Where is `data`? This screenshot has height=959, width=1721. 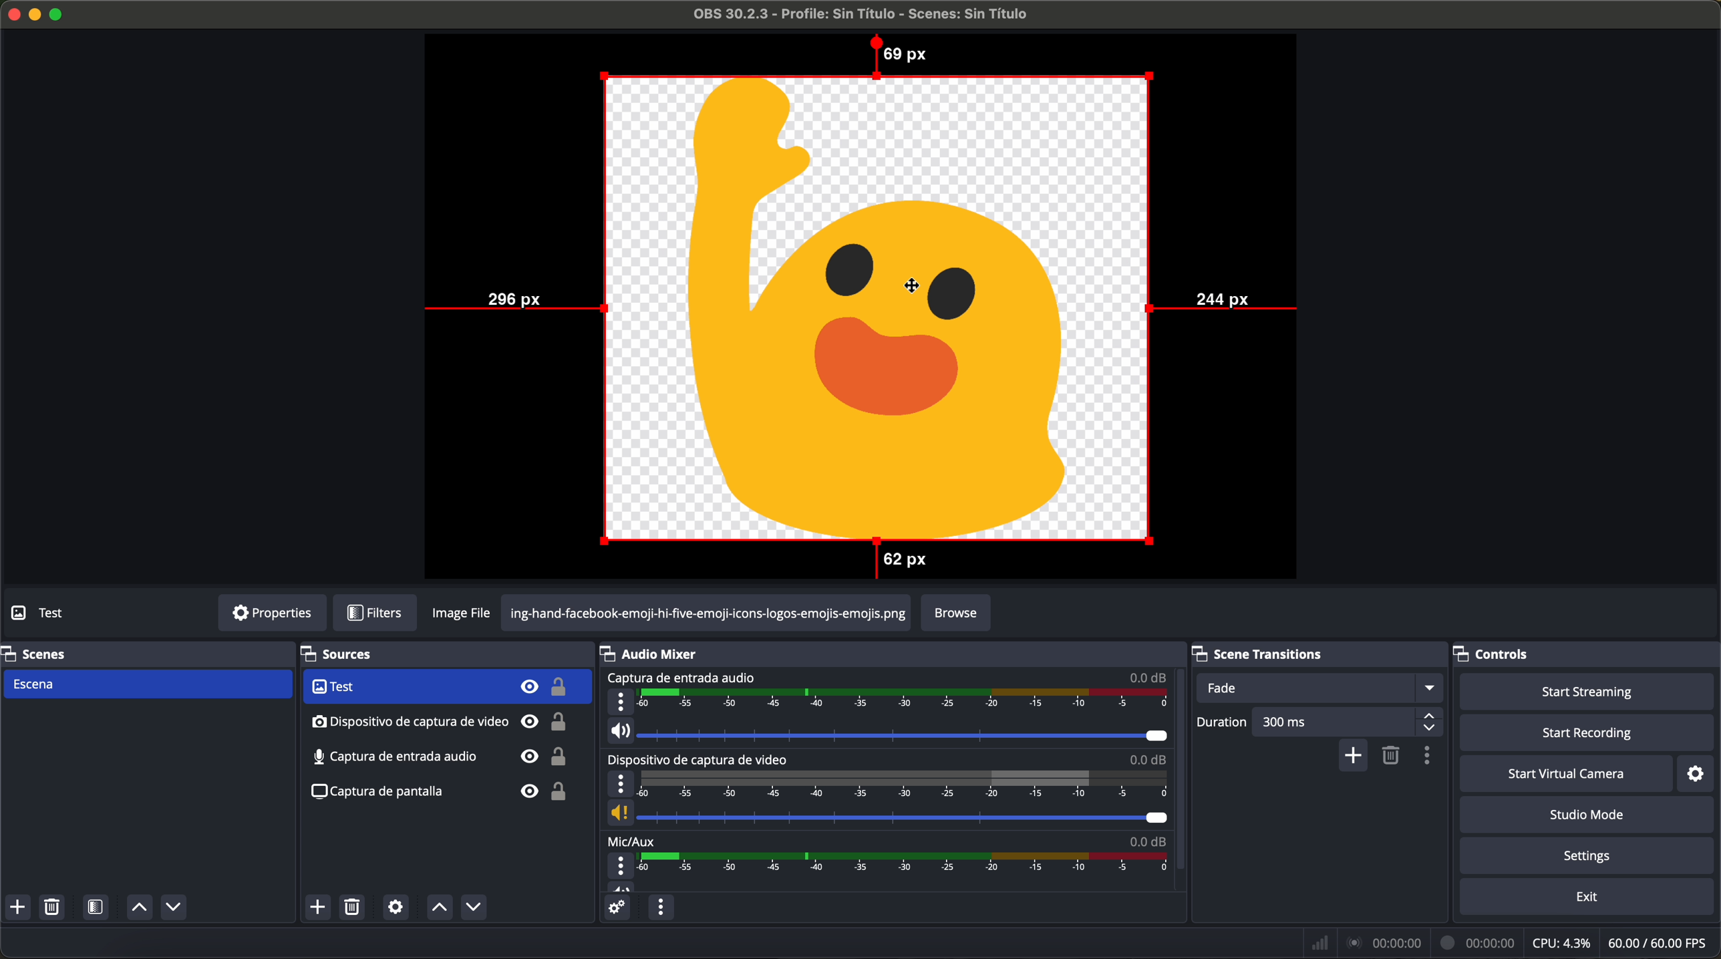 data is located at coordinates (1512, 942).